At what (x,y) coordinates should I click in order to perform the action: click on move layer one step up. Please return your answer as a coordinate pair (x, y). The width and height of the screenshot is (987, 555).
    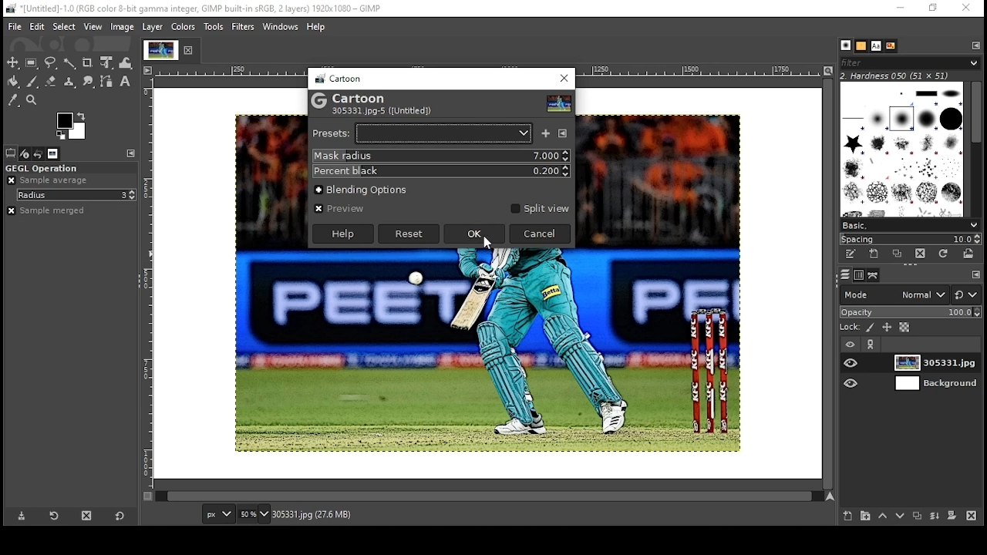
    Looking at the image, I should click on (883, 516).